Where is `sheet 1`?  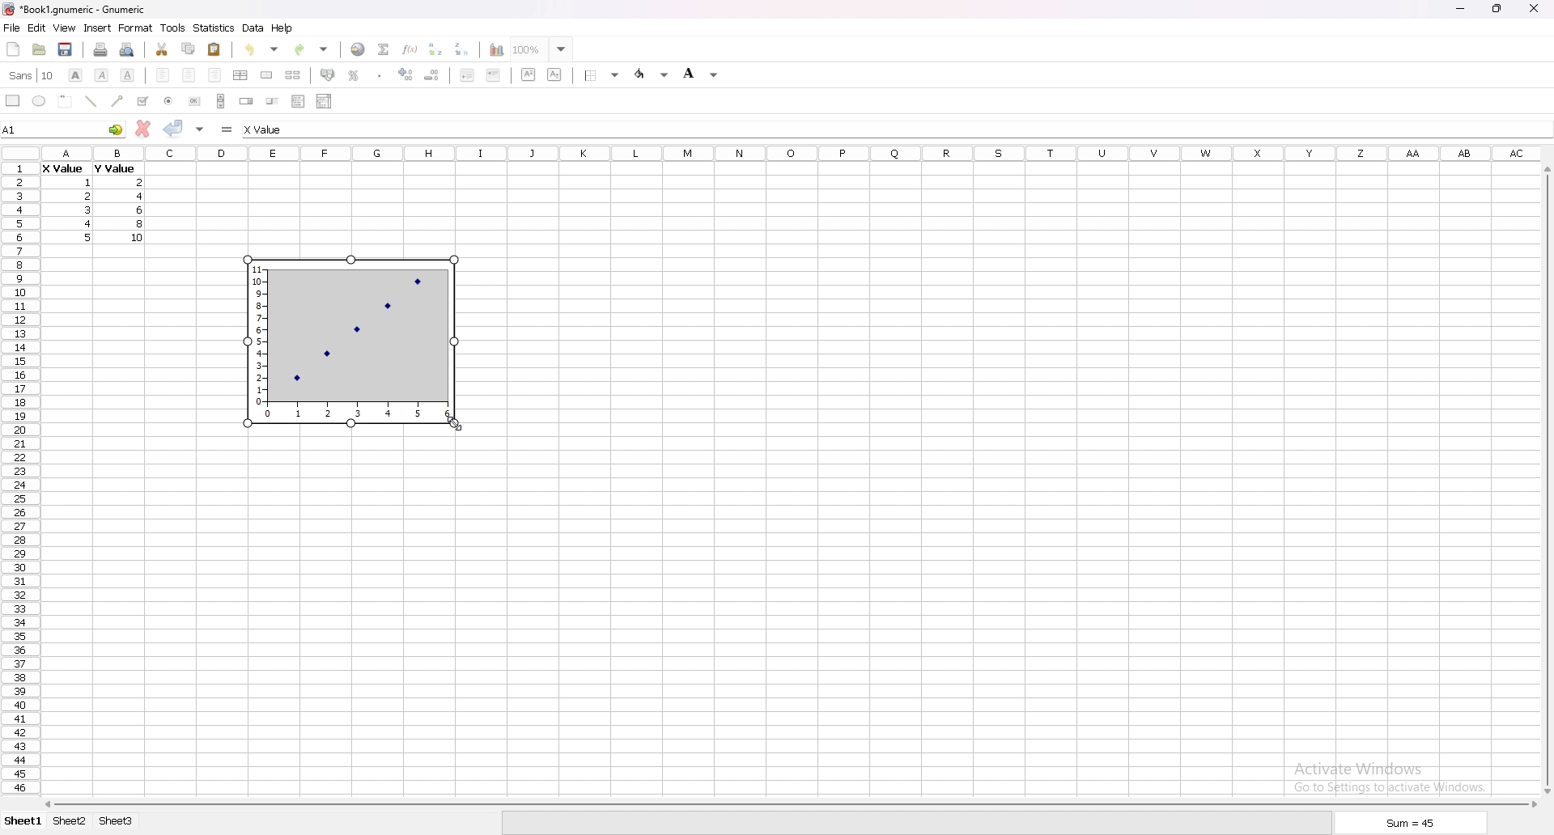 sheet 1 is located at coordinates (24, 822).